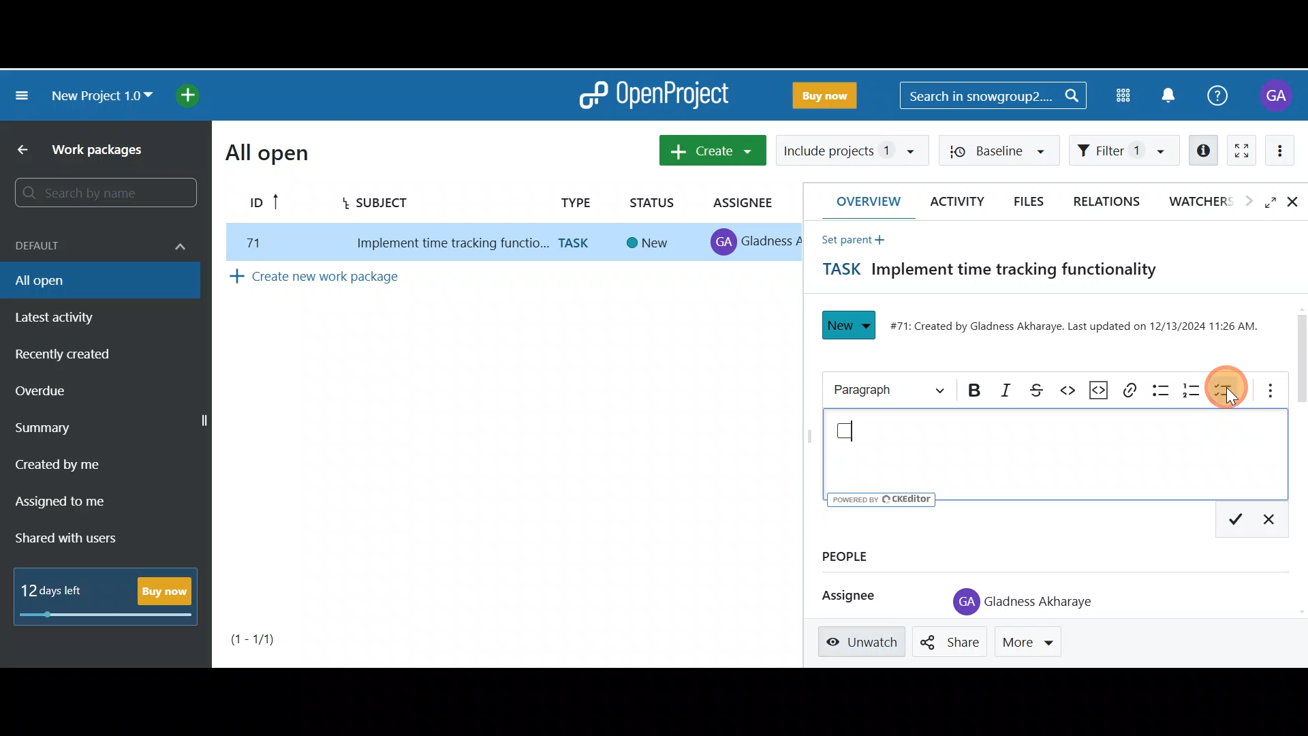 This screenshot has height=736, width=1308. I want to click on profile icon, so click(958, 602).